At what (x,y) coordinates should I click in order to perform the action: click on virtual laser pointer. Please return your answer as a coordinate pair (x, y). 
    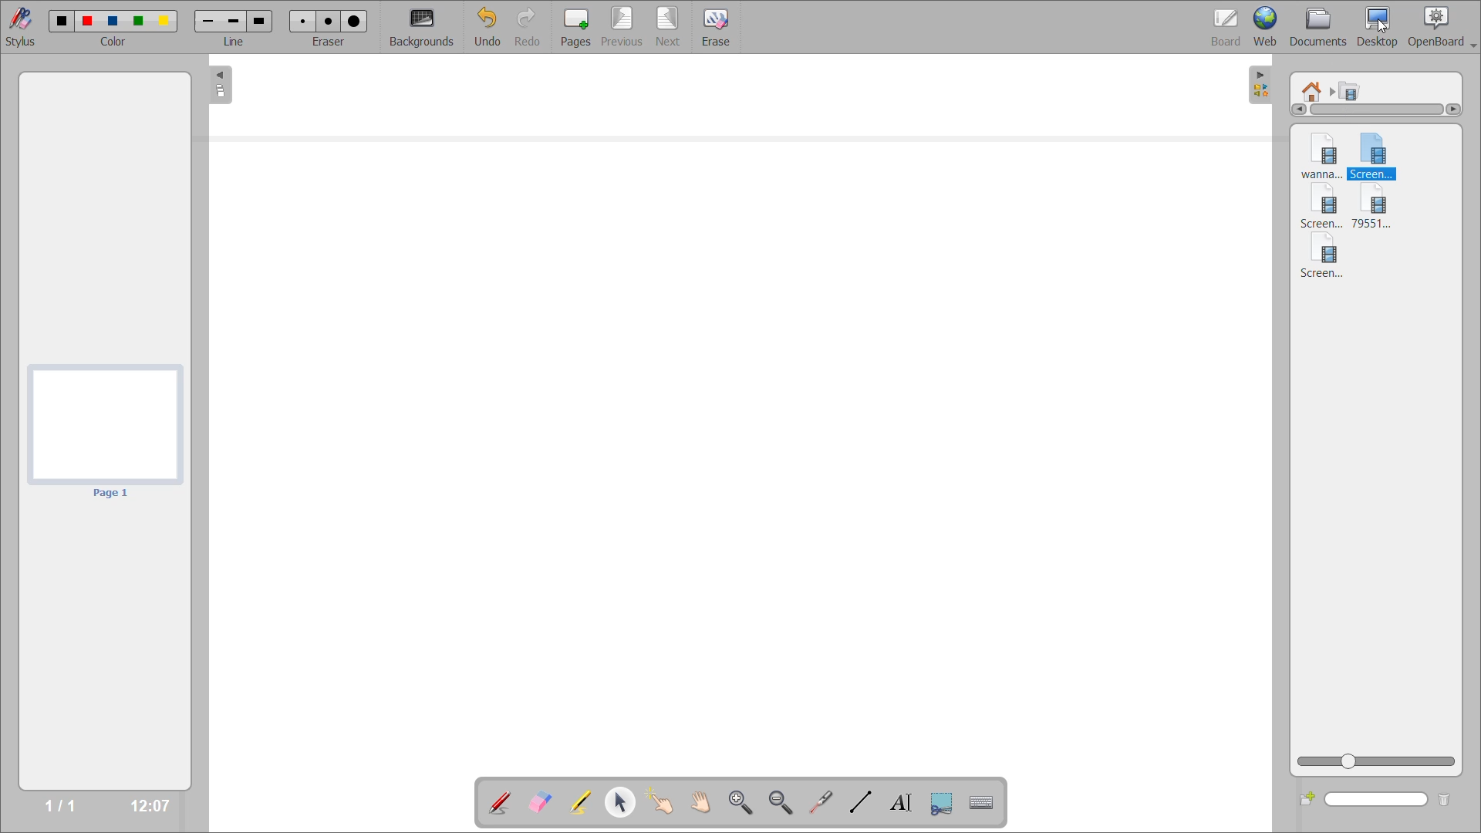
    Looking at the image, I should click on (821, 801).